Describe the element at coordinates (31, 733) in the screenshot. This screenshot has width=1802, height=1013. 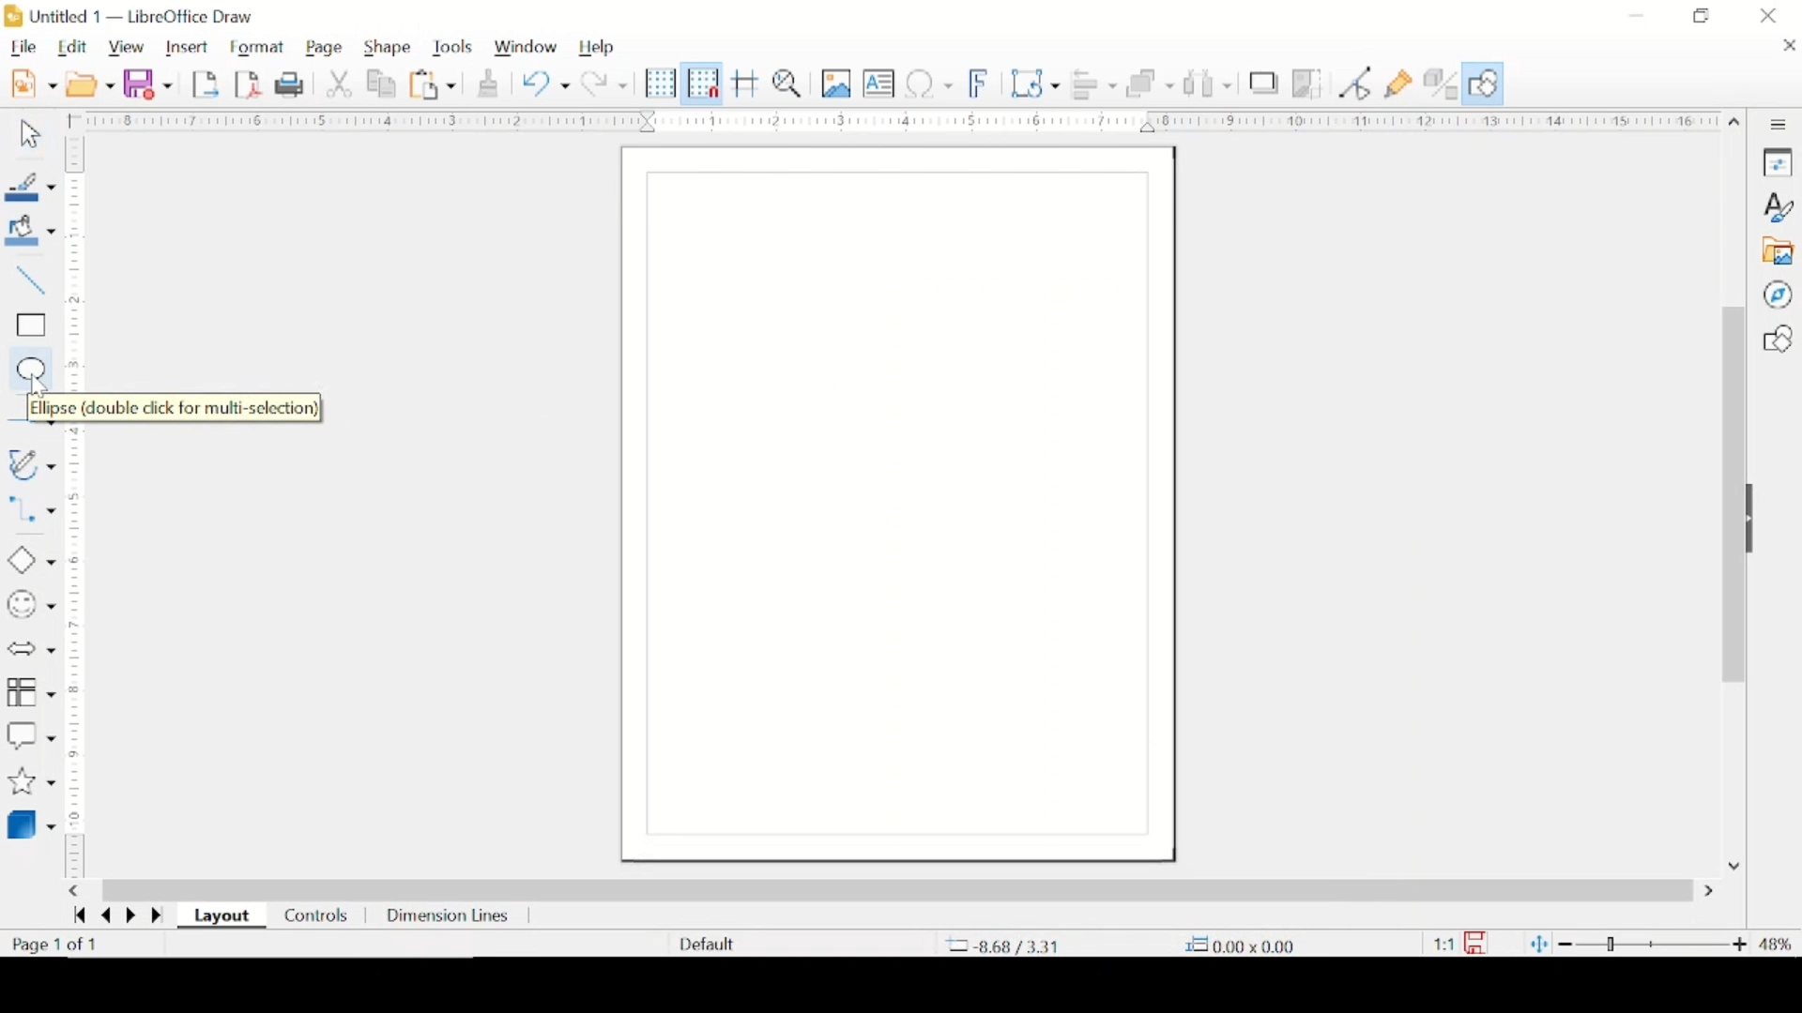
I see `callout shapes` at that location.